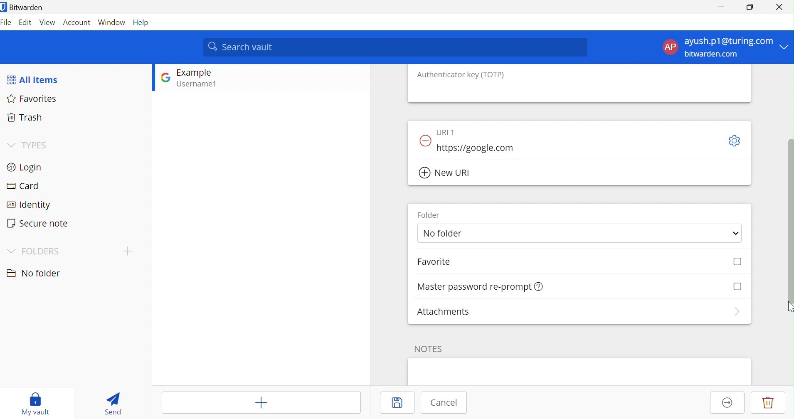 This screenshot has height=419, width=794. I want to click on New URI, so click(447, 173).